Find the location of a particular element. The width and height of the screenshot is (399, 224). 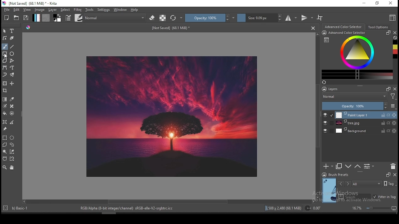

edit is located at coordinates (16, 10).